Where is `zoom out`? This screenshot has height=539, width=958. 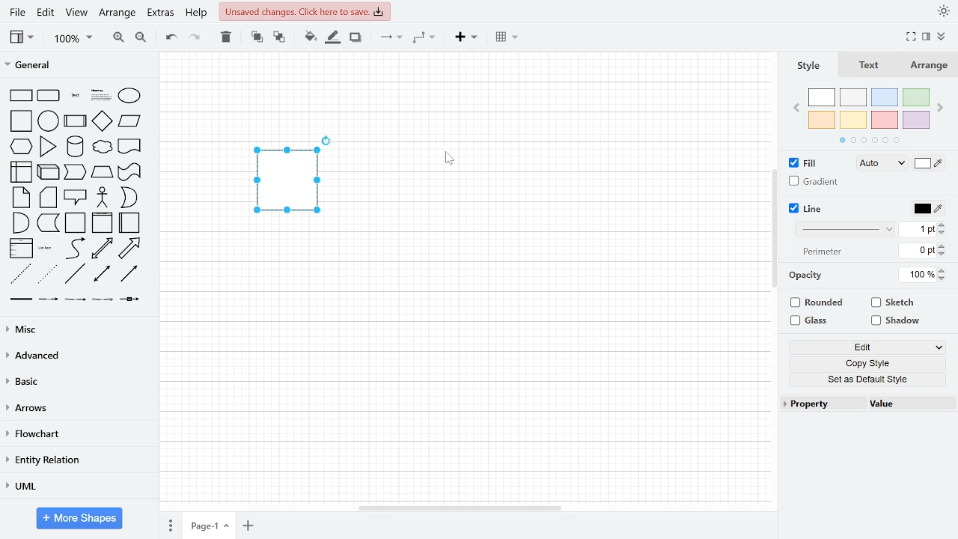 zoom out is located at coordinates (140, 37).